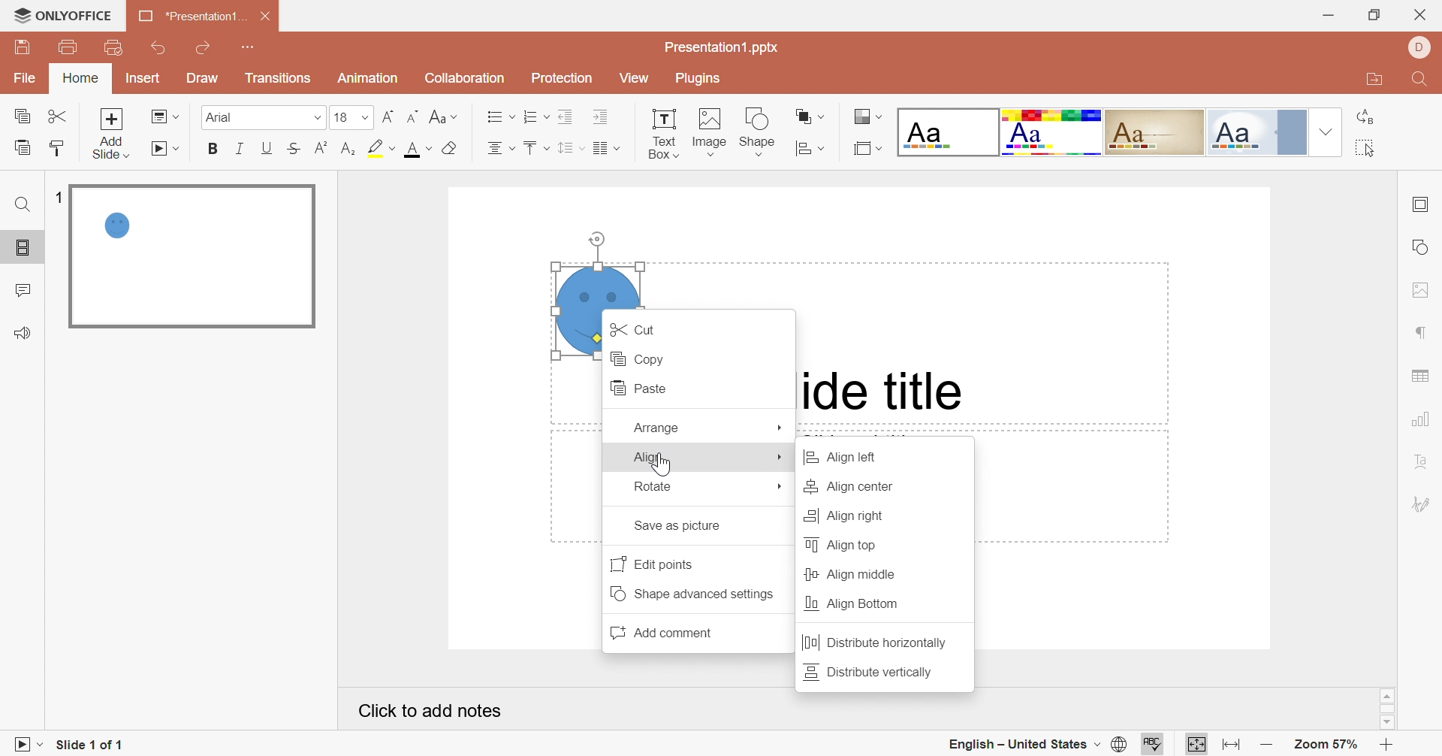  I want to click on table settings, so click(1427, 375).